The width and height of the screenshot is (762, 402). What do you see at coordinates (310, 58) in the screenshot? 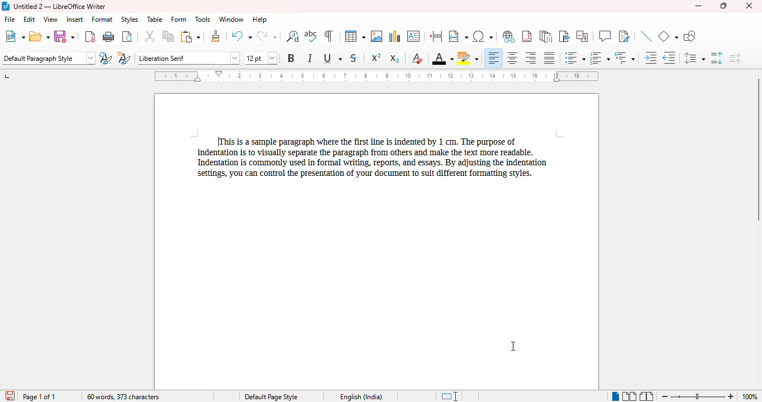
I see `italic` at bounding box center [310, 58].